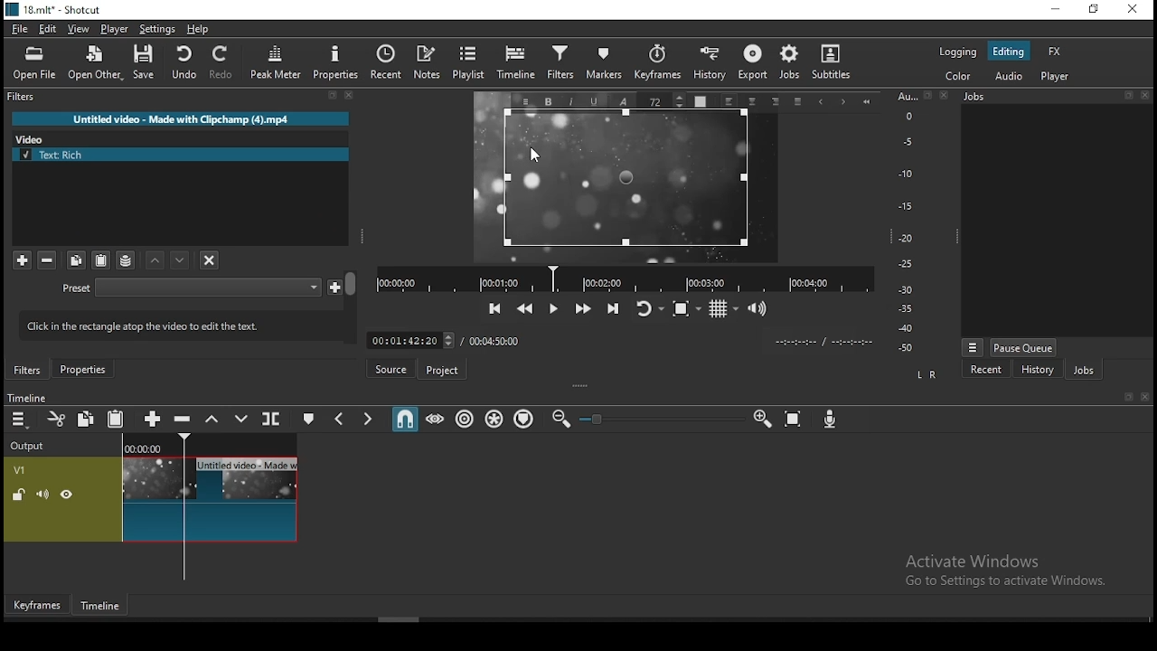  I want to click on move filter down, so click(156, 260).